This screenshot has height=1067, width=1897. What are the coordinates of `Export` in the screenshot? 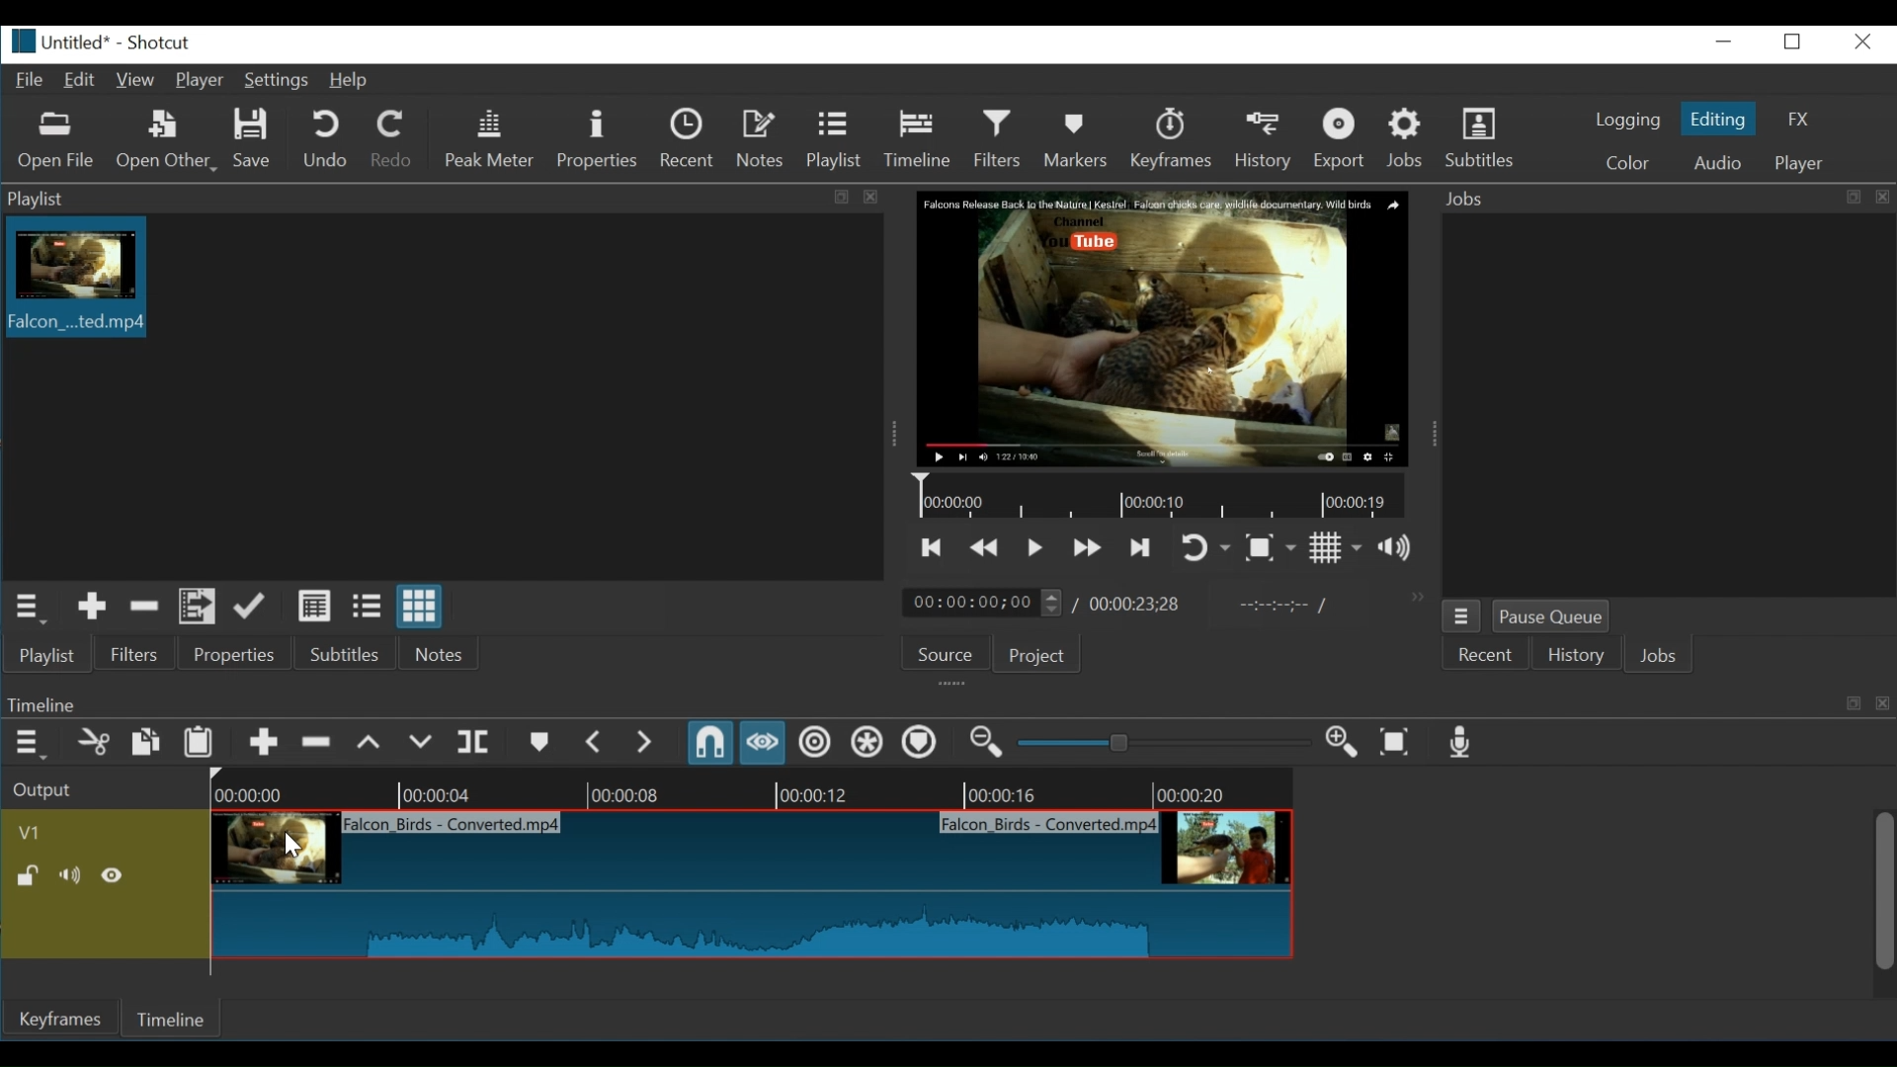 It's located at (1347, 138).